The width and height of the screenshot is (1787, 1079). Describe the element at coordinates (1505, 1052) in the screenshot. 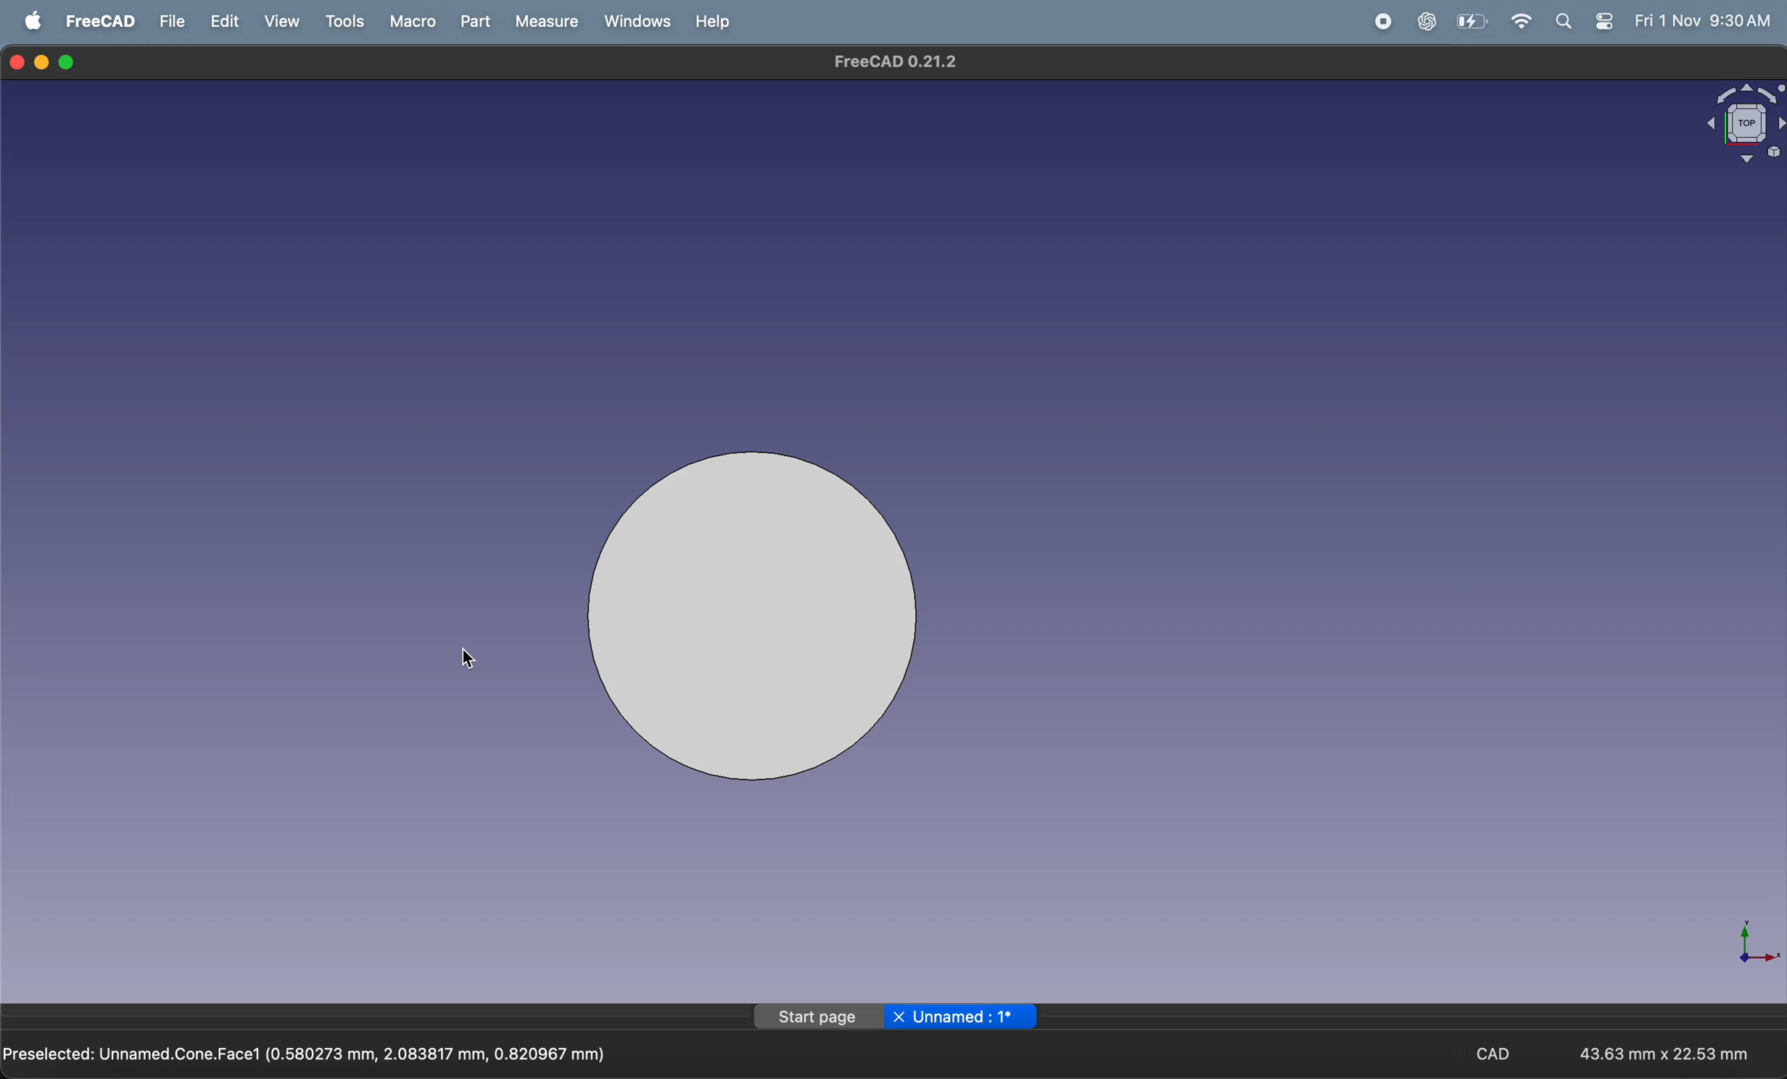

I see `CAD` at that location.